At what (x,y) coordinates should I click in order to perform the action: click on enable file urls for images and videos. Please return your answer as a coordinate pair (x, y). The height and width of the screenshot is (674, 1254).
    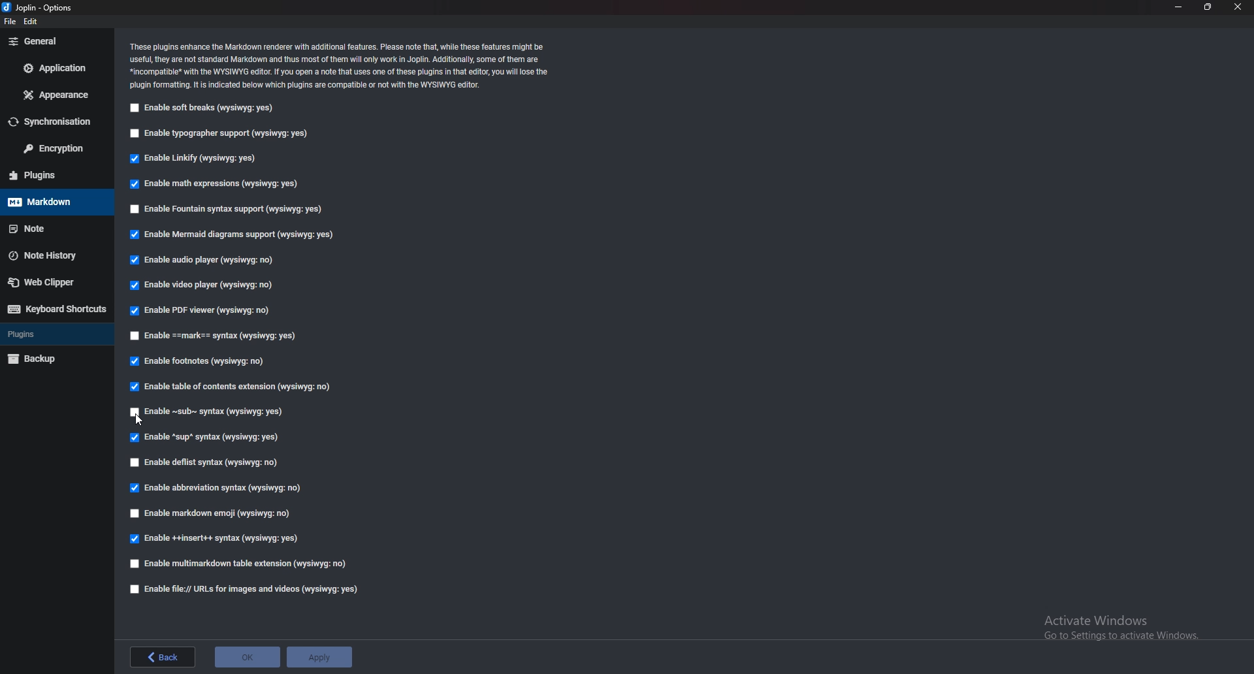
    Looking at the image, I should click on (244, 590).